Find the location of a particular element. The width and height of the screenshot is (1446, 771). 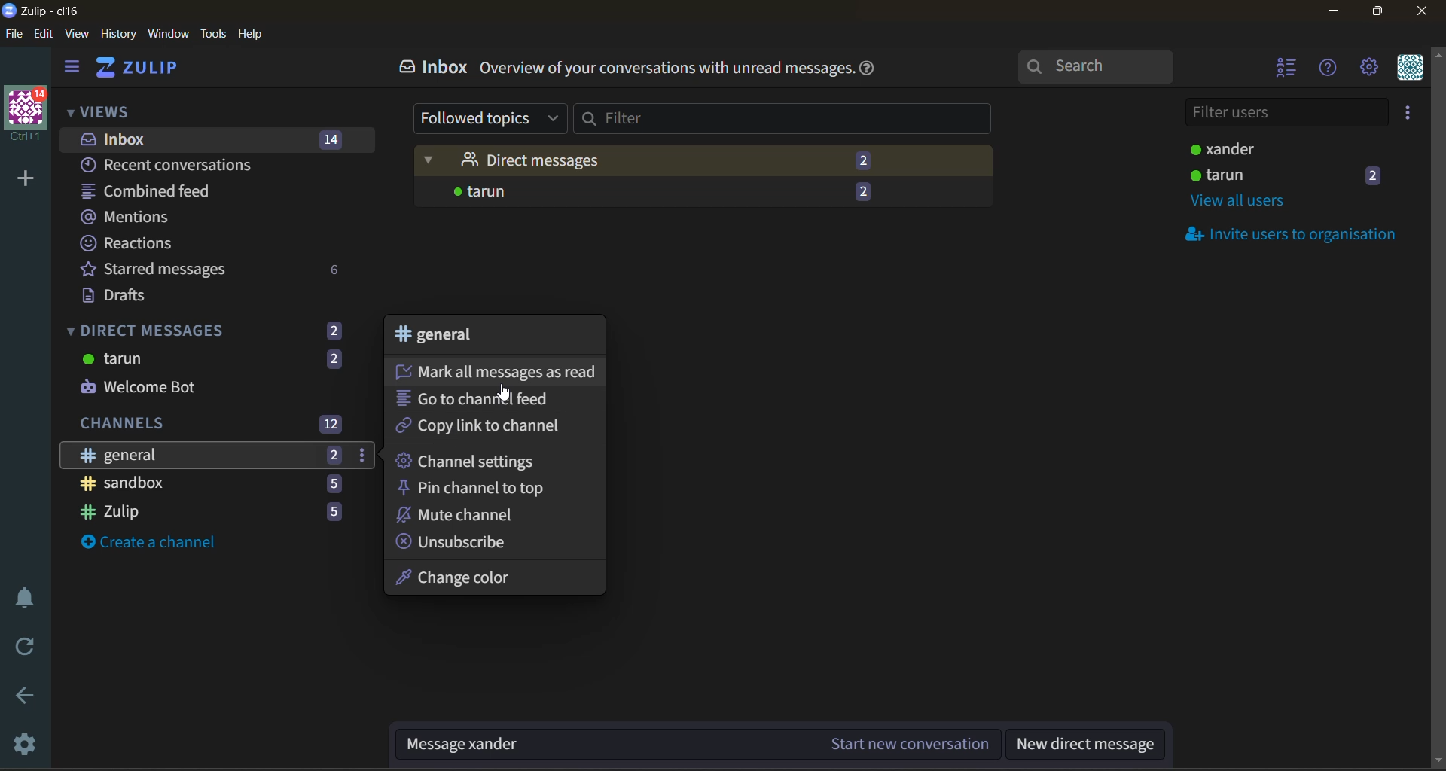

help menu is located at coordinates (1331, 67).